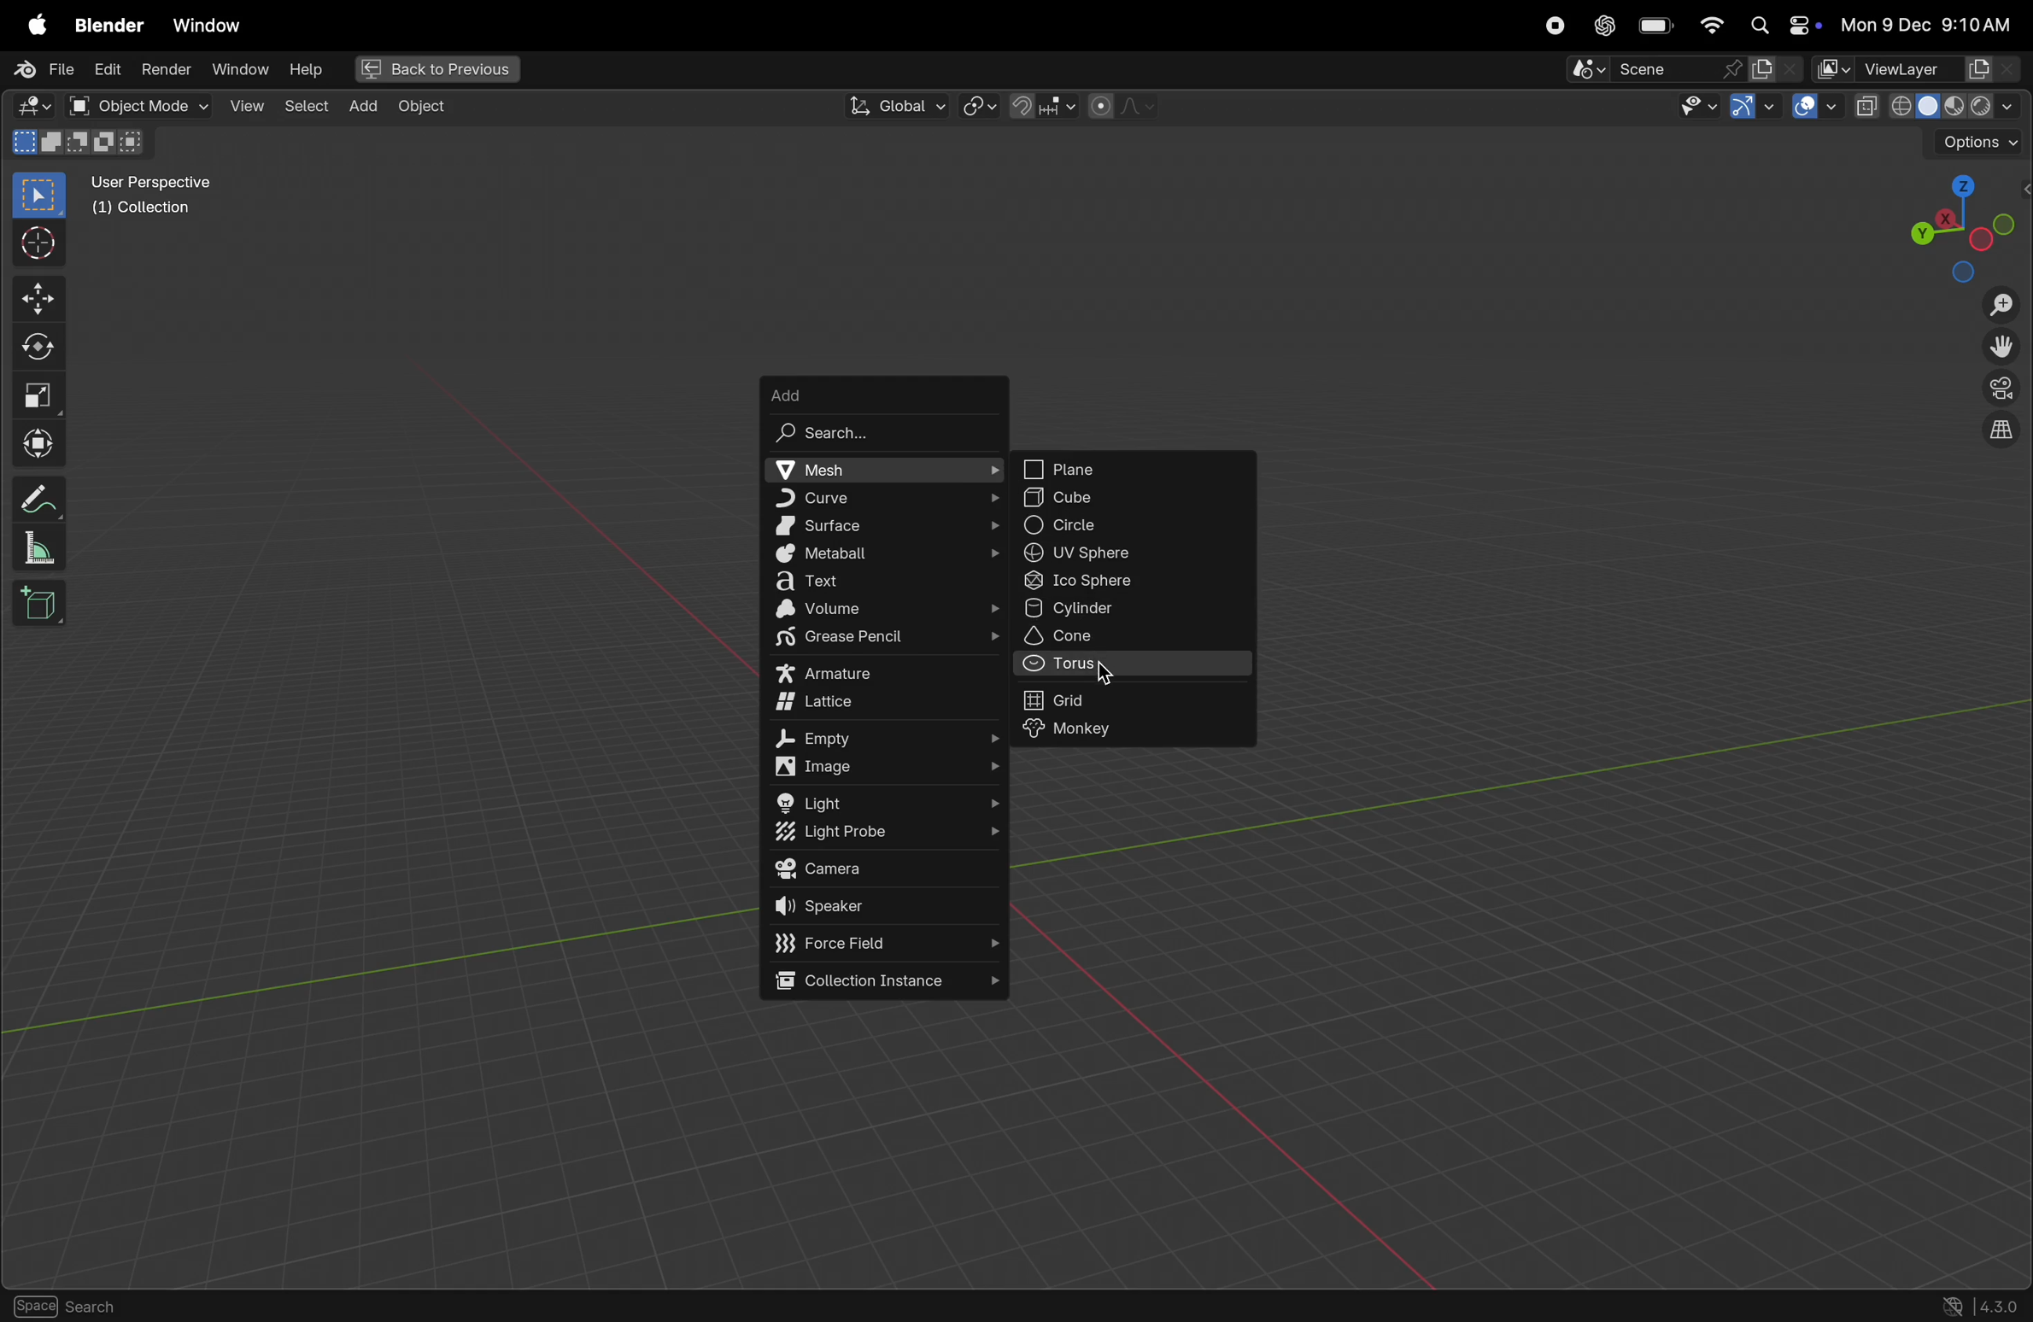 This screenshot has width=2033, height=1322. What do you see at coordinates (422, 107) in the screenshot?
I see `object` at bounding box center [422, 107].